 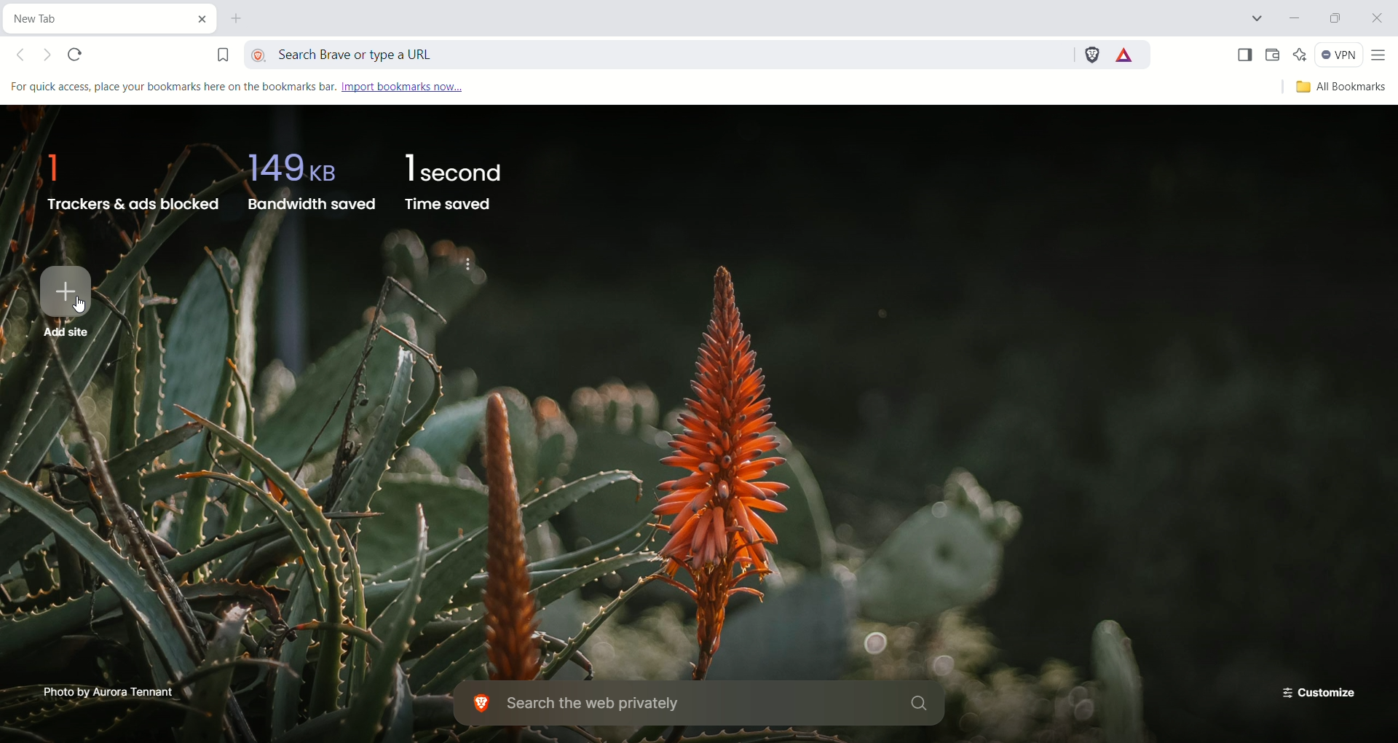 What do you see at coordinates (1243, 55) in the screenshot?
I see `show sidebar` at bounding box center [1243, 55].